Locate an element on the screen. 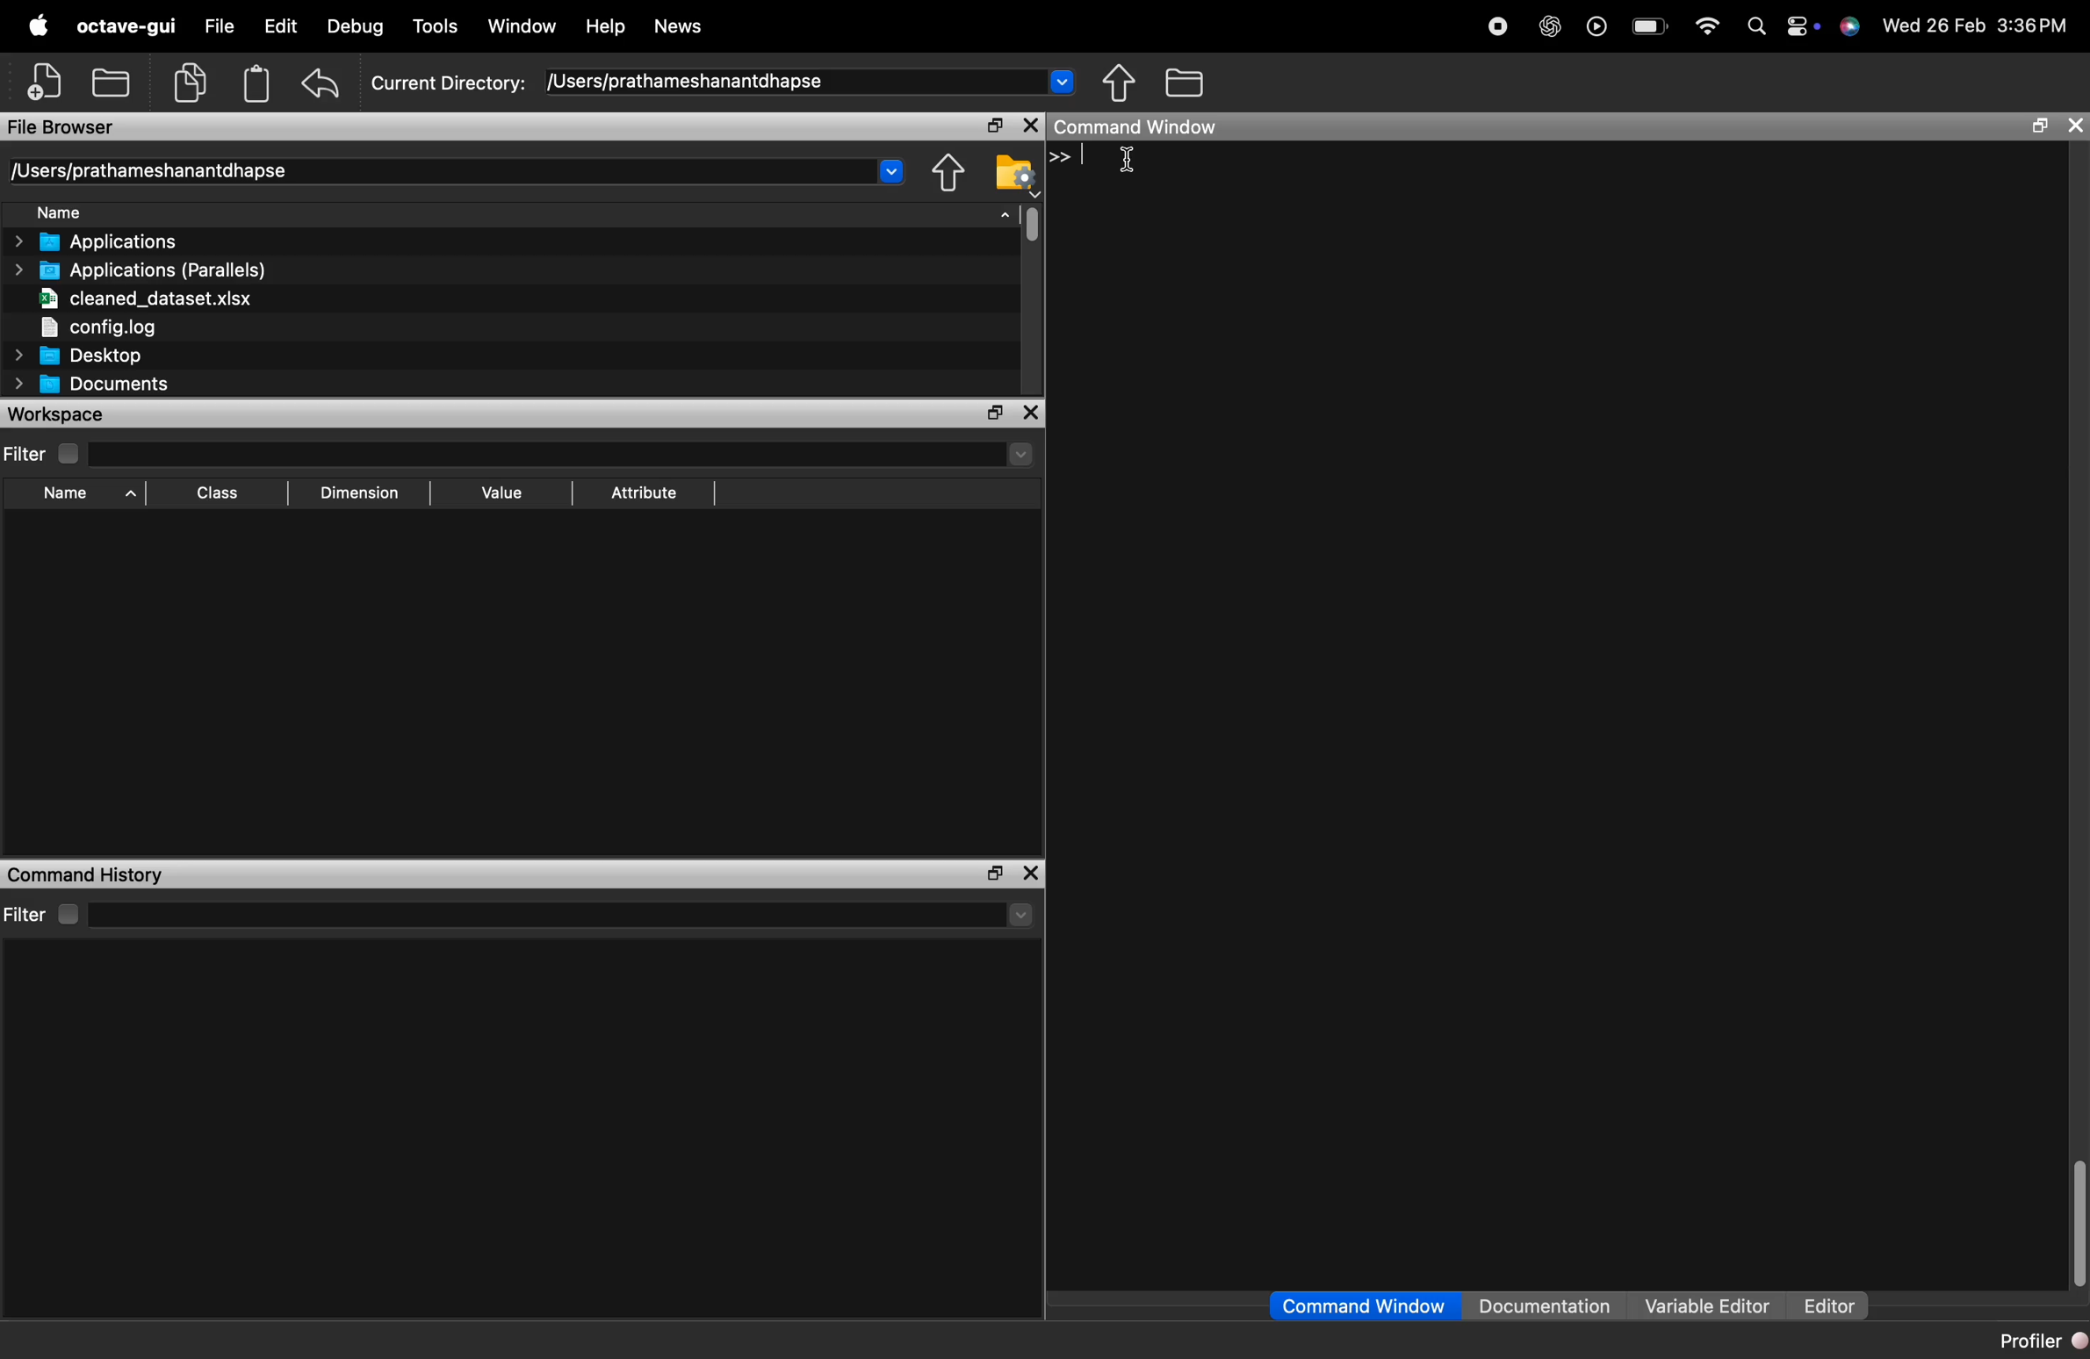 Image resolution: width=2090 pixels, height=1359 pixels. Siri is located at coordinates (1853, 26).